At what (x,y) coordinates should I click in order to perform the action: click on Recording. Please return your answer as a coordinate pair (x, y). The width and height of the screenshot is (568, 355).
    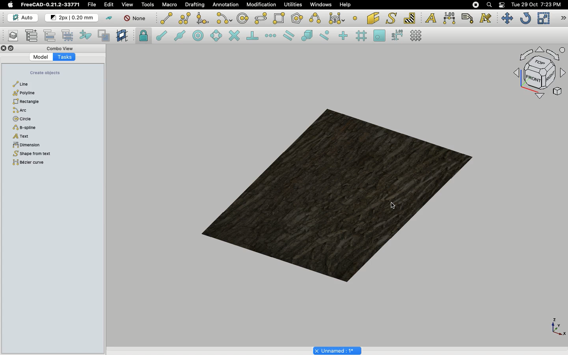
    Looking at the image, I should click on (475, 4).